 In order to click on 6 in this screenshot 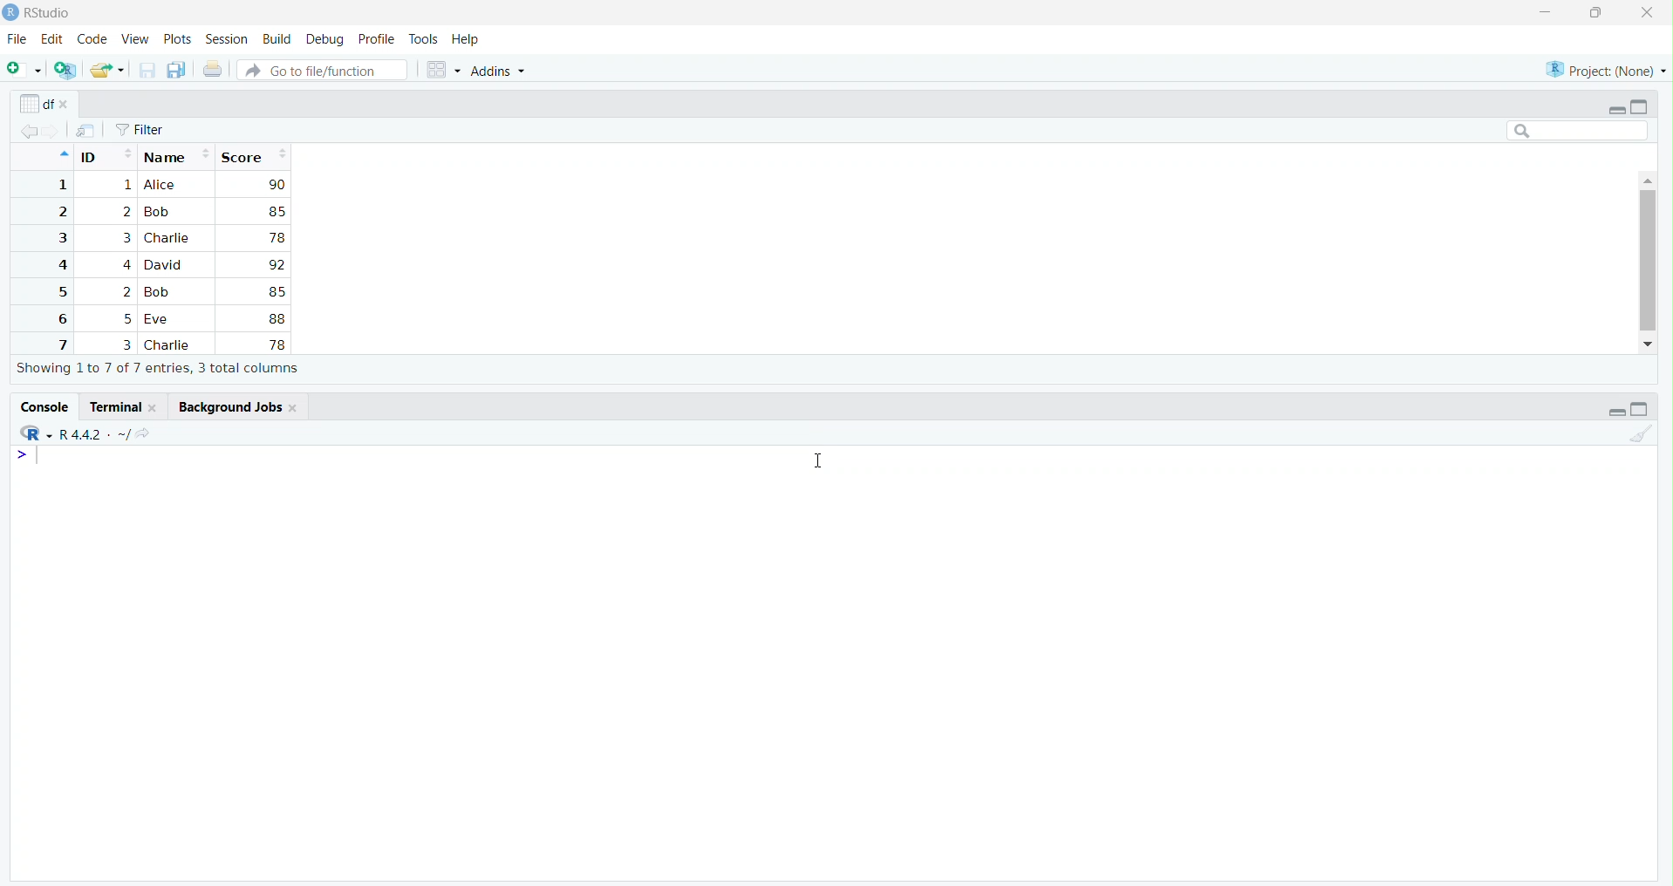, I will do `click(59, 318)`.